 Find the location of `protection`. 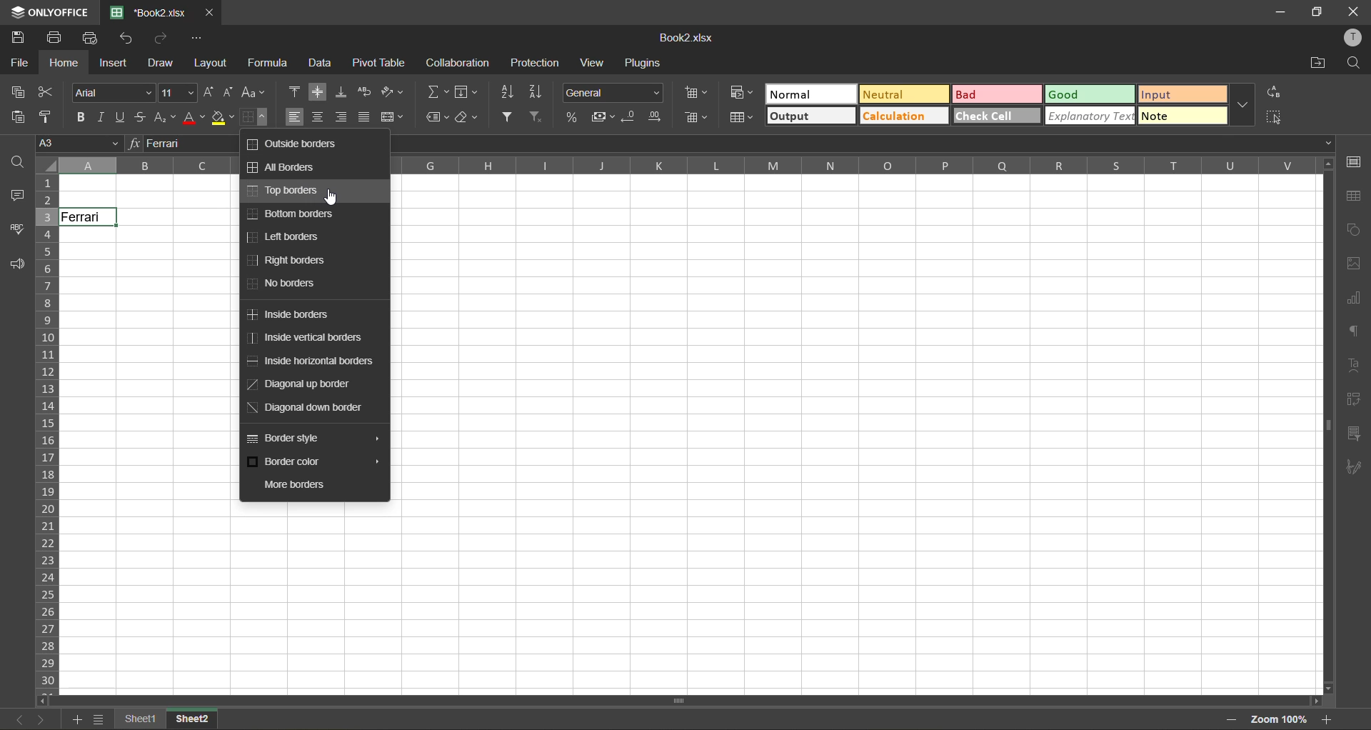

protection is located at coordinates (536, 63).